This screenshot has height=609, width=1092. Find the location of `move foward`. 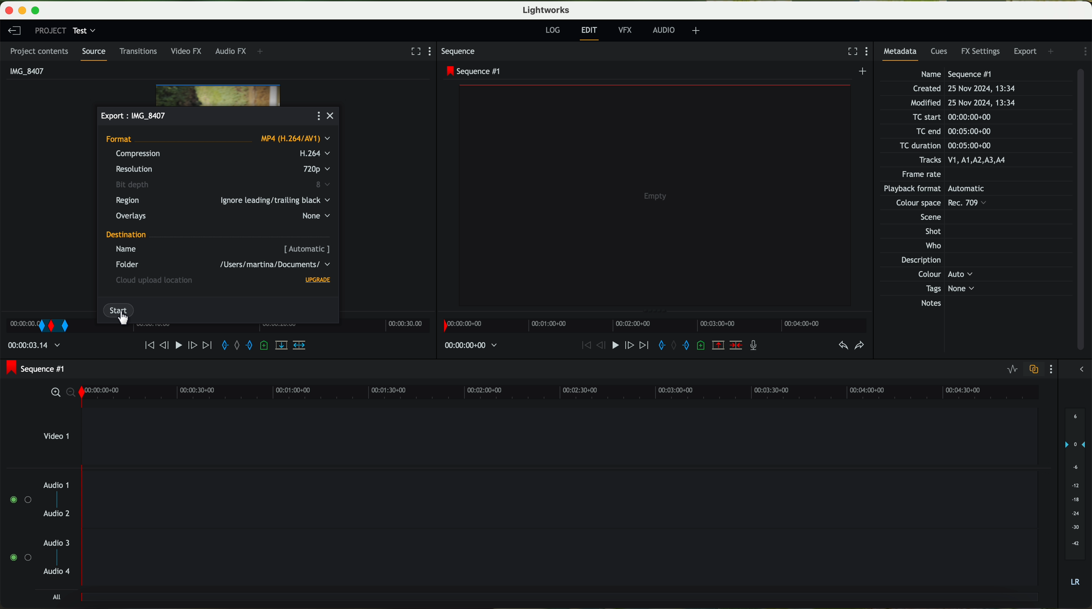

move foward is located at coordinates (207, 346).